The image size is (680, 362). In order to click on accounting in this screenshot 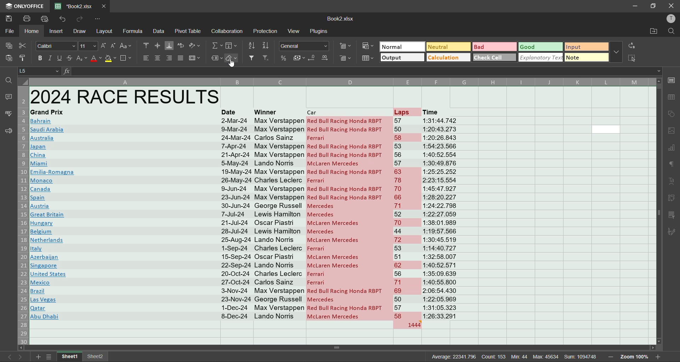, I will do `click(300, 58)`.